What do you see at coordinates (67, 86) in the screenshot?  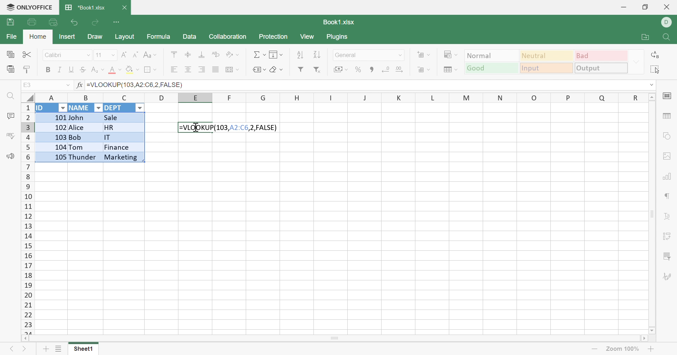 I see `Drop Down` at bounding box center [67, 86].